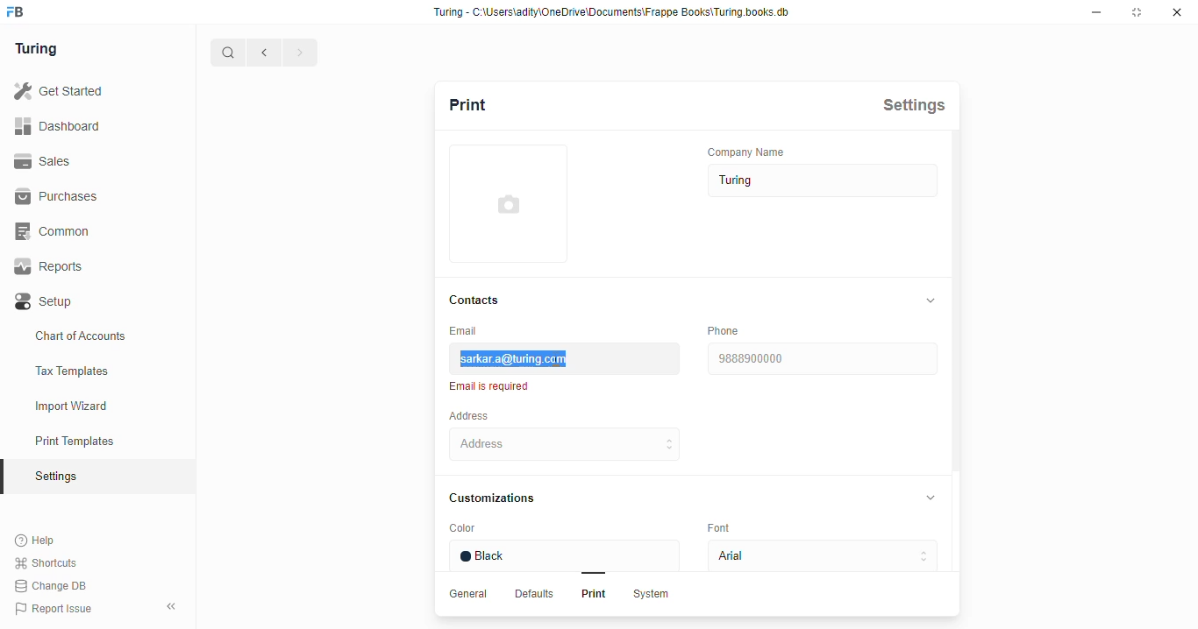  What do you see at coordinates (489, 103) in the screenshot?
I see `Print` at bounding box center [489, 103].